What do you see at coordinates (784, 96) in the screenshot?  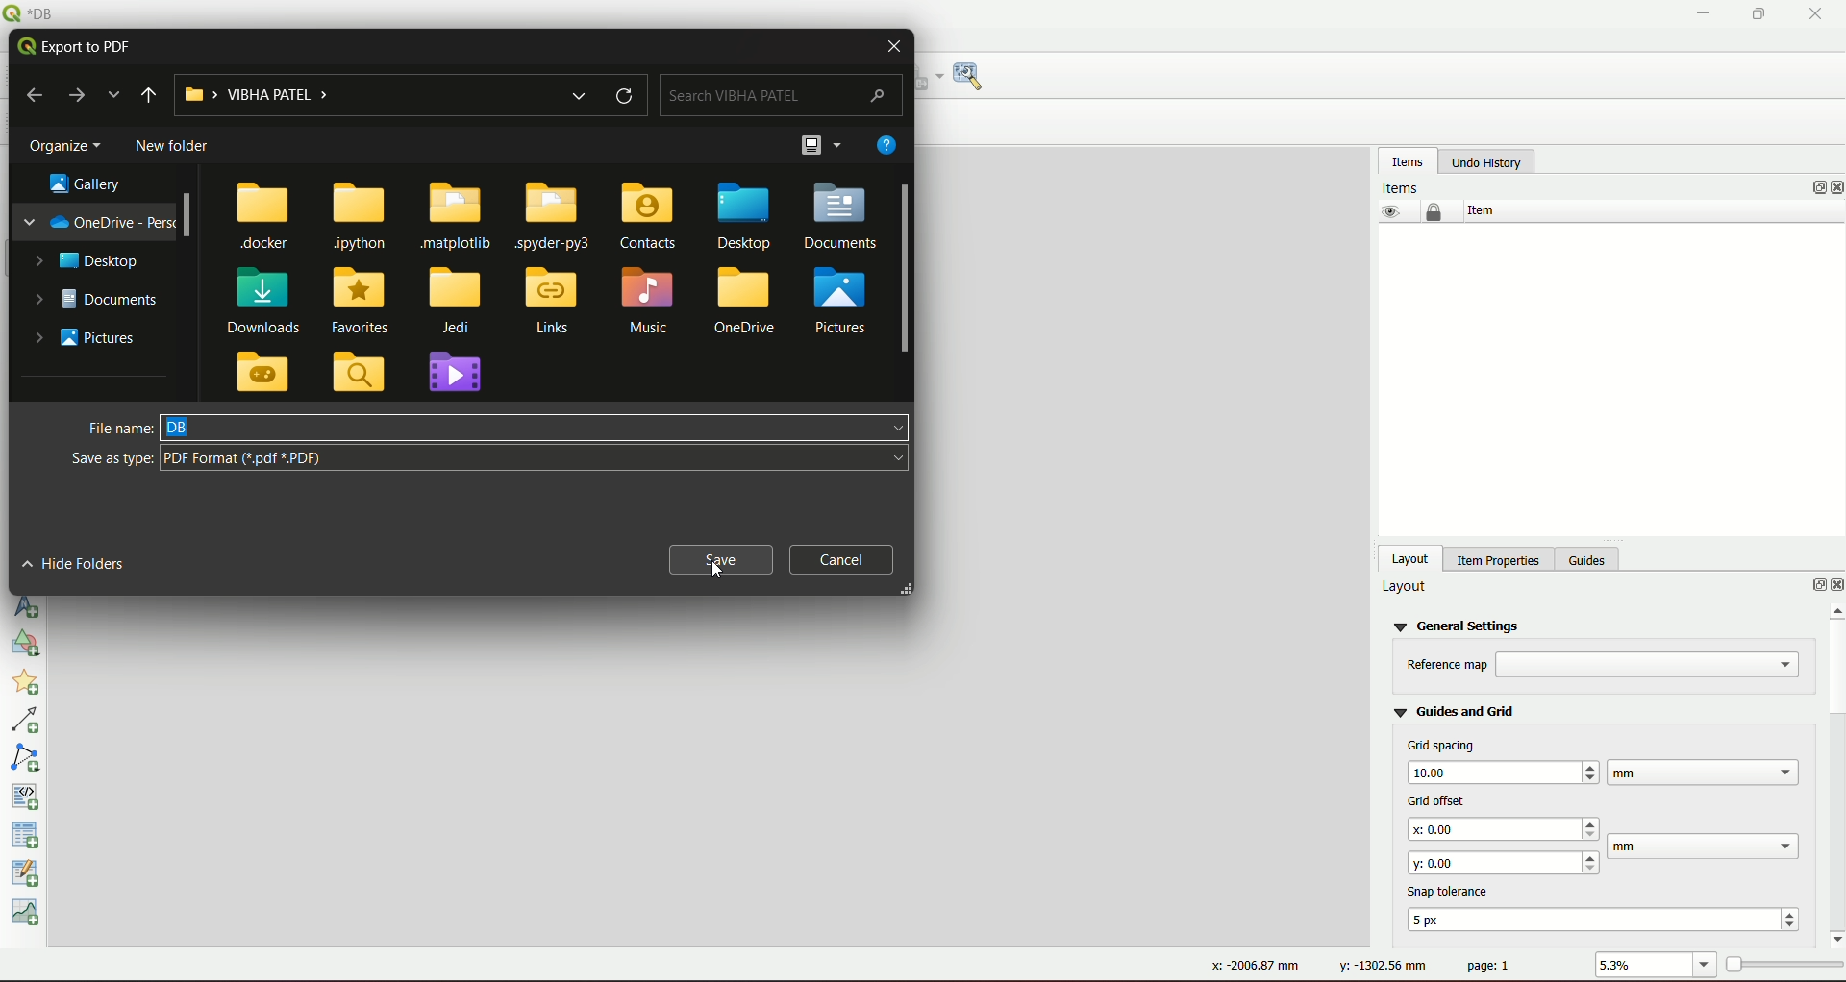 I see `search bar` at bounding box center [784, 96].